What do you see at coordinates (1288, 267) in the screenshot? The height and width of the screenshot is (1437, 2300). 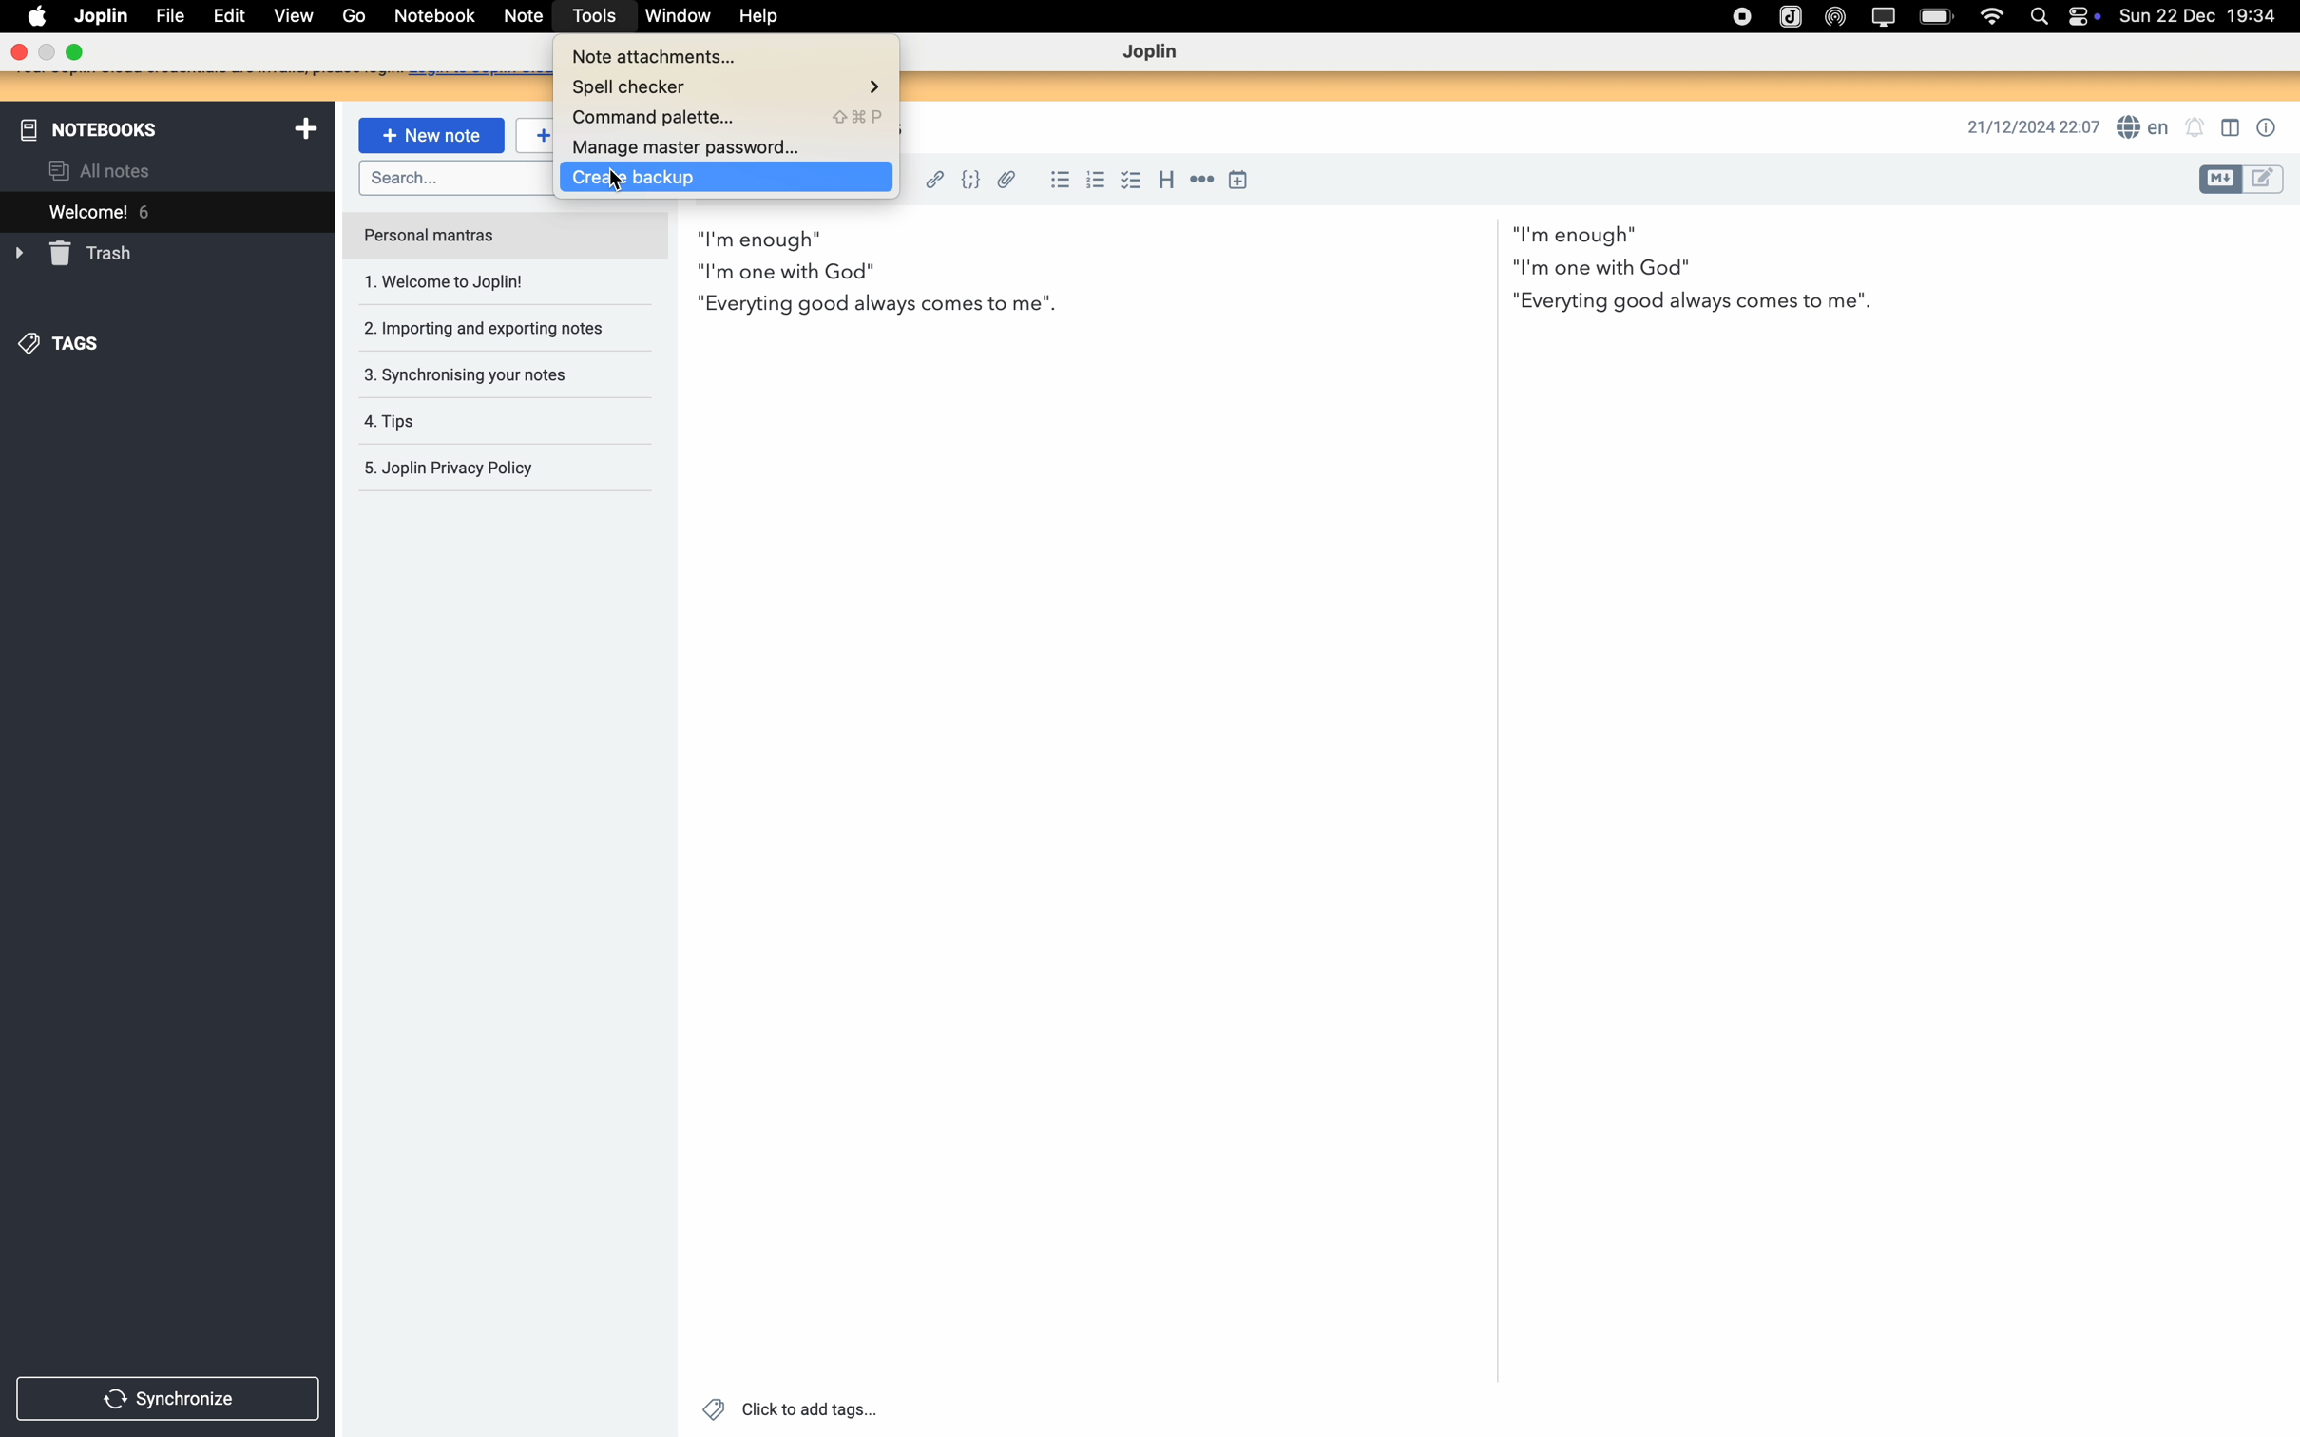 I see `body text` at bounding box center [1288, 267].